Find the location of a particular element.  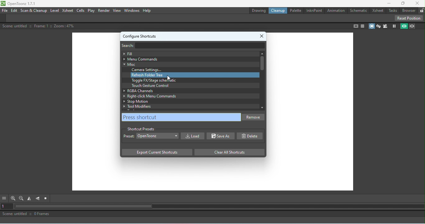

Maximize is located at coordinates (404, 3).